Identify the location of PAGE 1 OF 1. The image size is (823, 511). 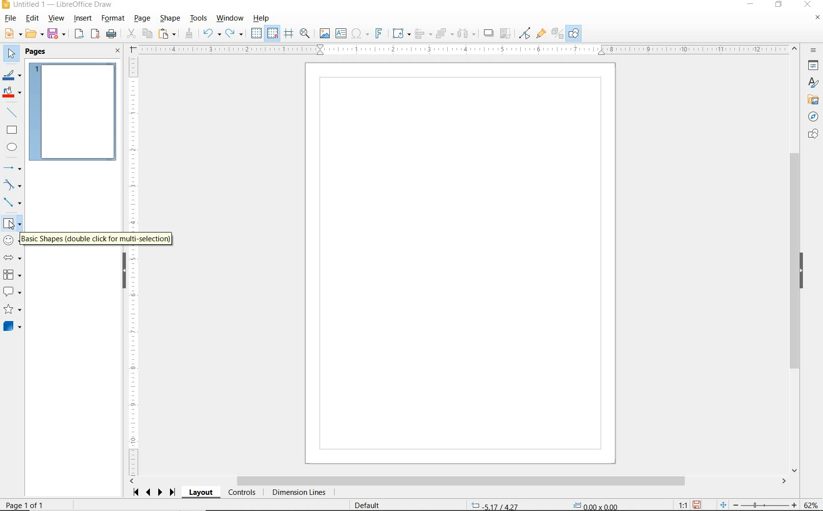
(25, 504).